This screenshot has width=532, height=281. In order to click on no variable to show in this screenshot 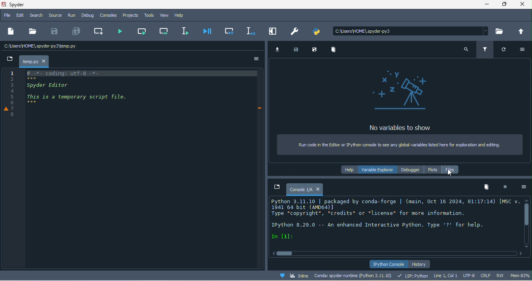, I will do `click(399, 128)`.